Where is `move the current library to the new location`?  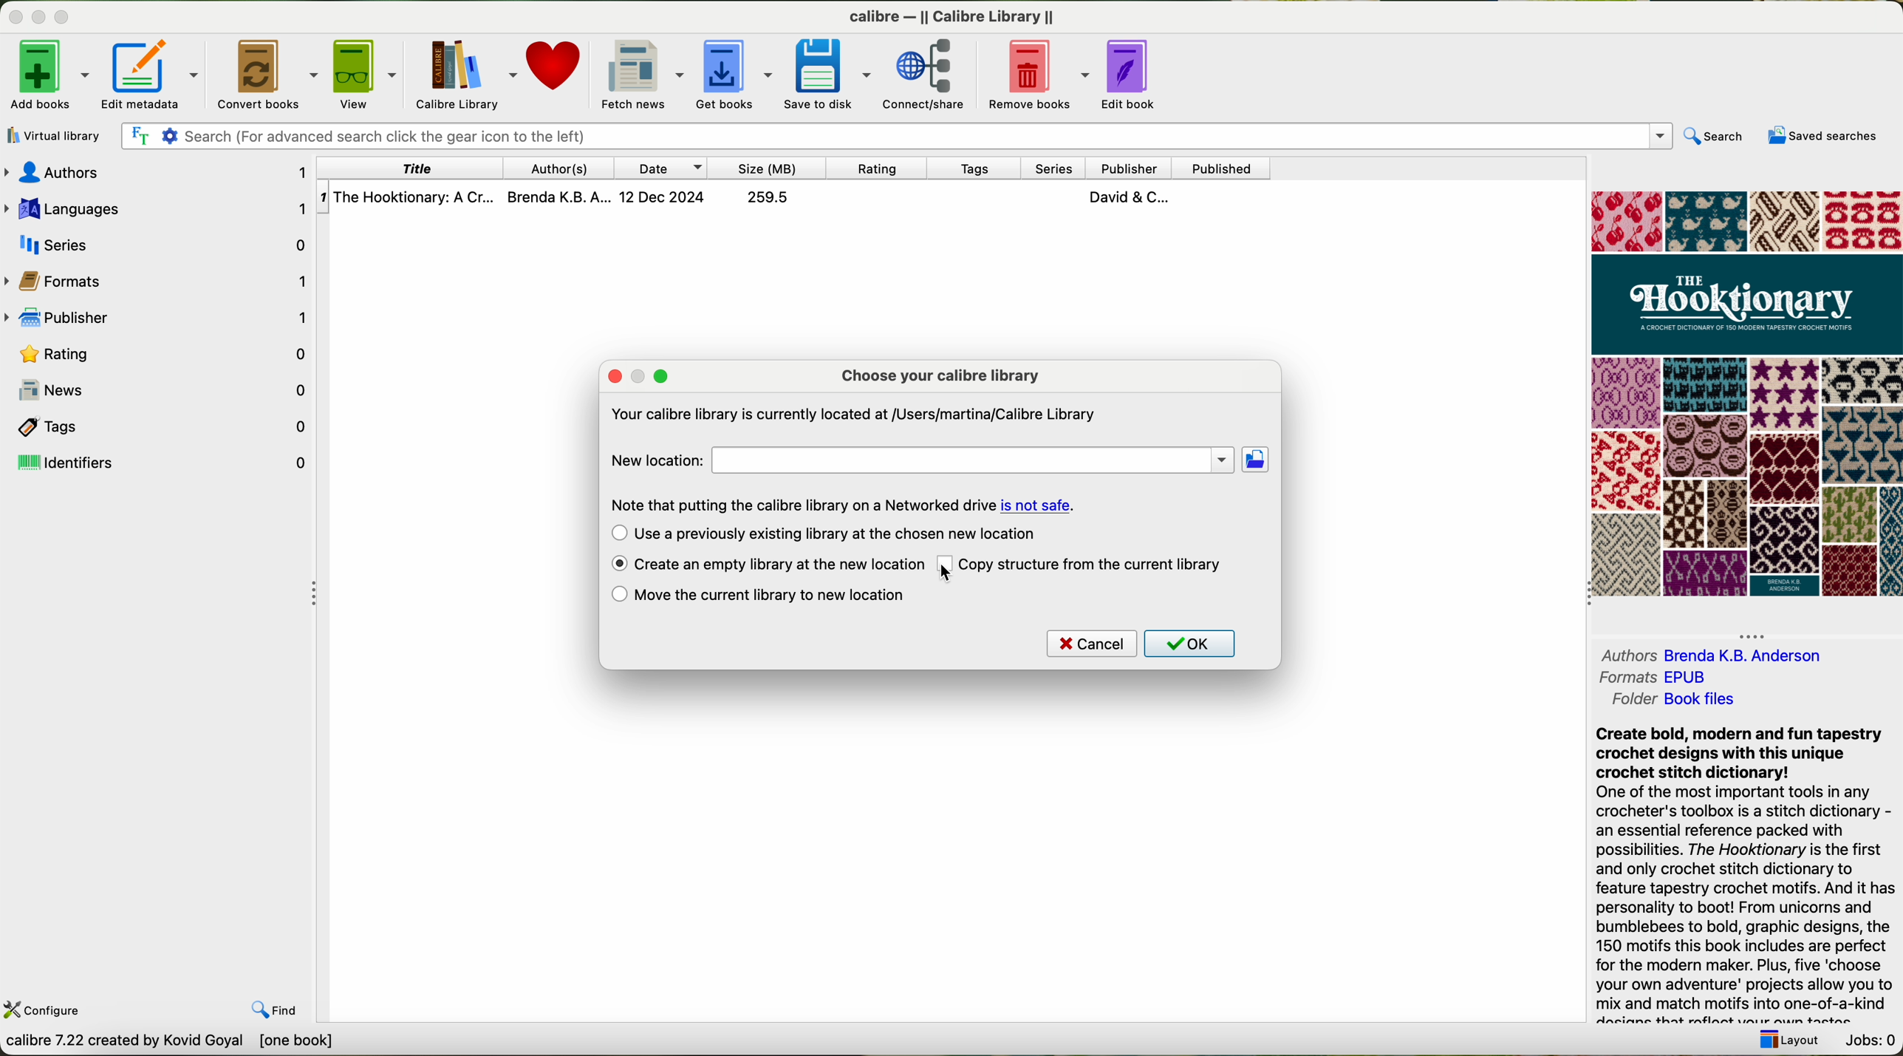 move the current library to the new location is located at coordinates (776, 596).